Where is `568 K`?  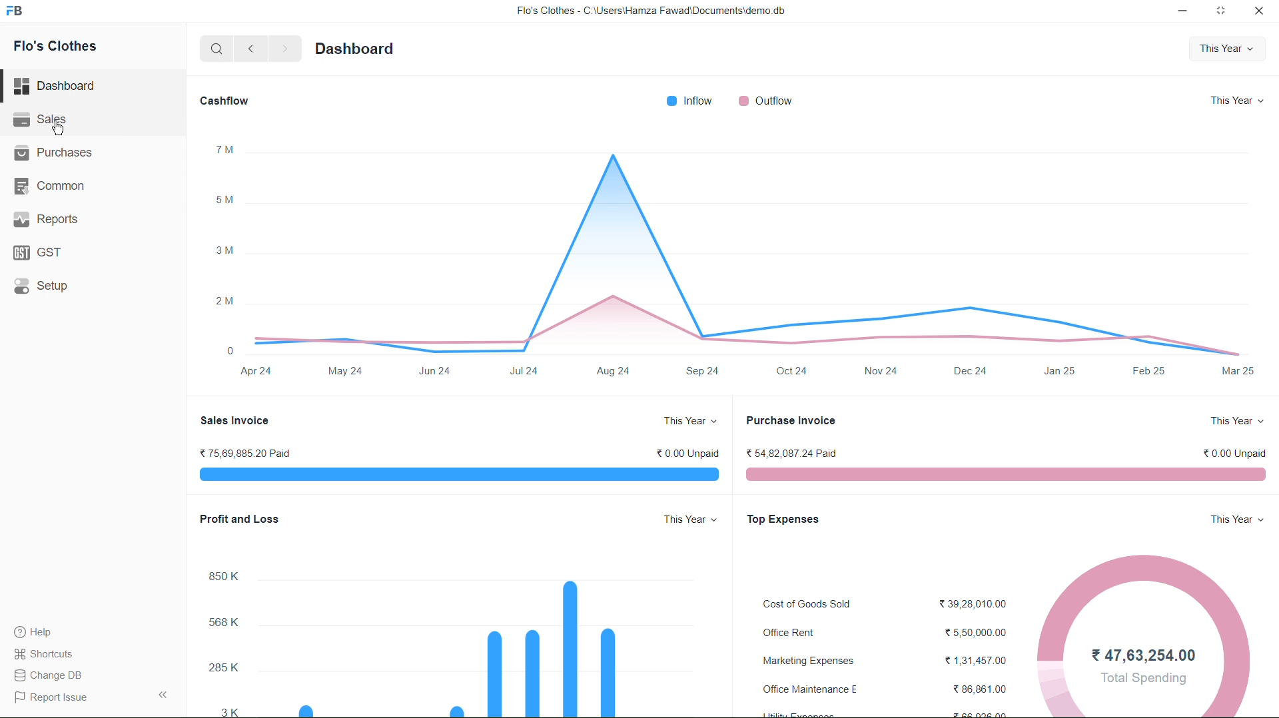
568 K is located at coordinates (209, 619).